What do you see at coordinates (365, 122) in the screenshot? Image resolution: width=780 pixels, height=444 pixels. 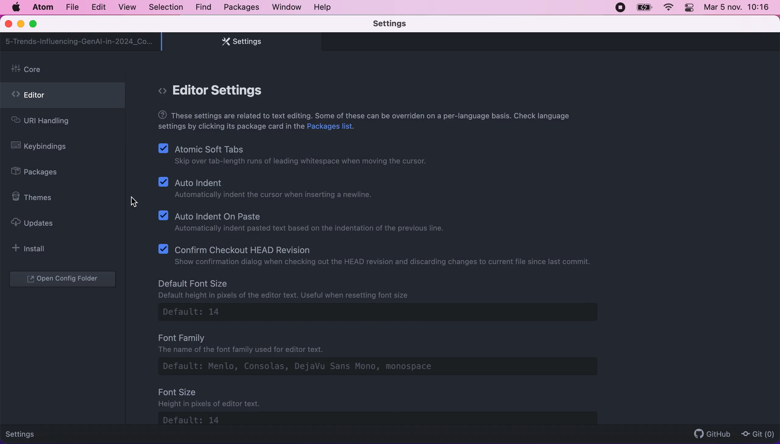 I see `text editing settings` at bounding box center [365, 122].